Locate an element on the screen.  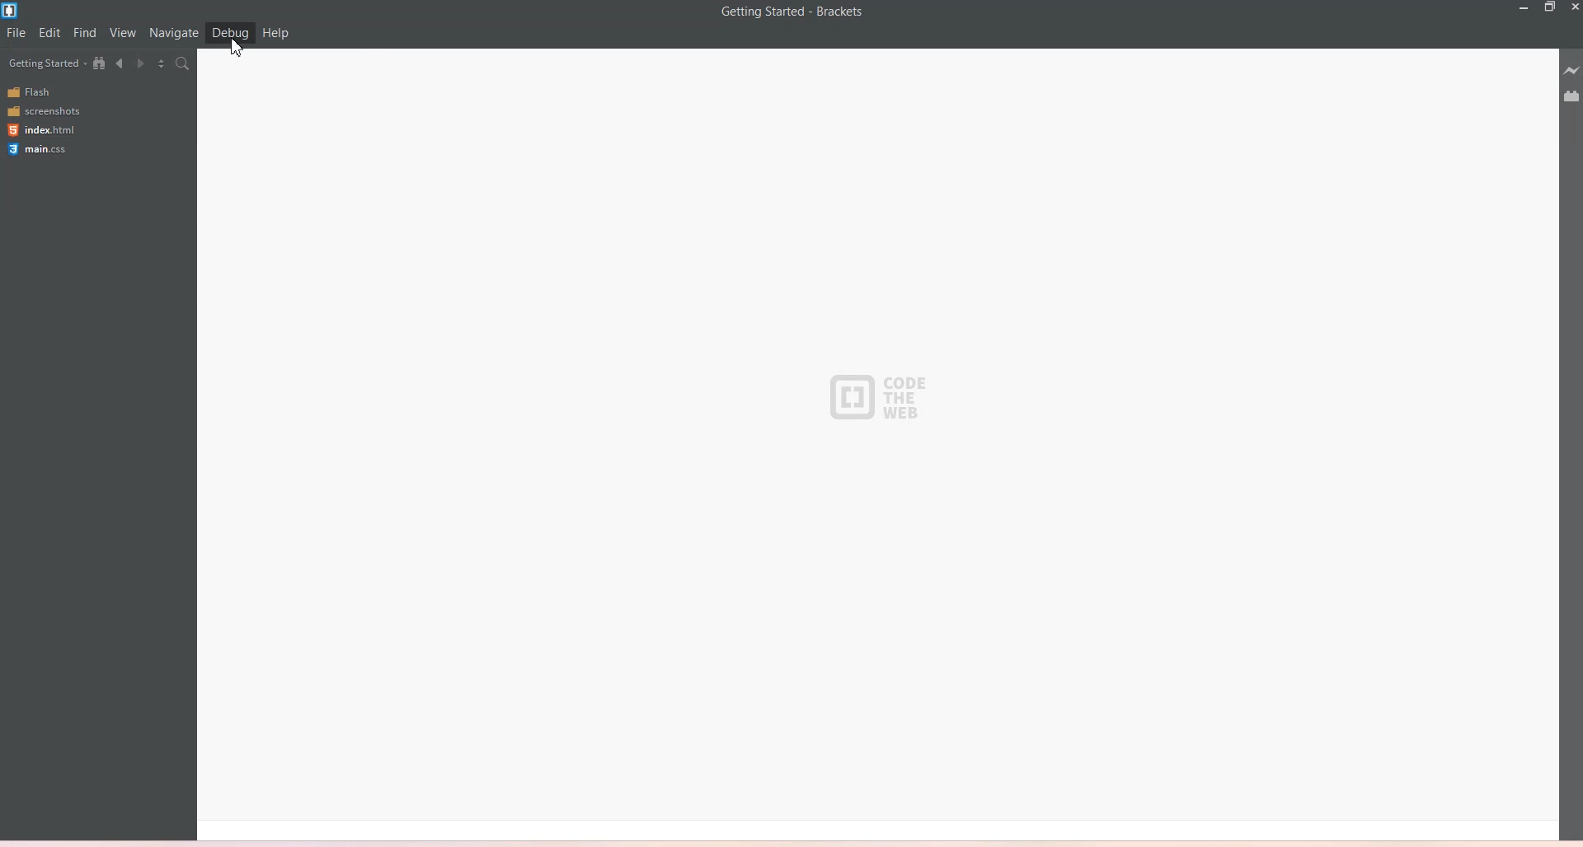
Split the editor vertically and Horizontally is located at coordinates (163, 63).